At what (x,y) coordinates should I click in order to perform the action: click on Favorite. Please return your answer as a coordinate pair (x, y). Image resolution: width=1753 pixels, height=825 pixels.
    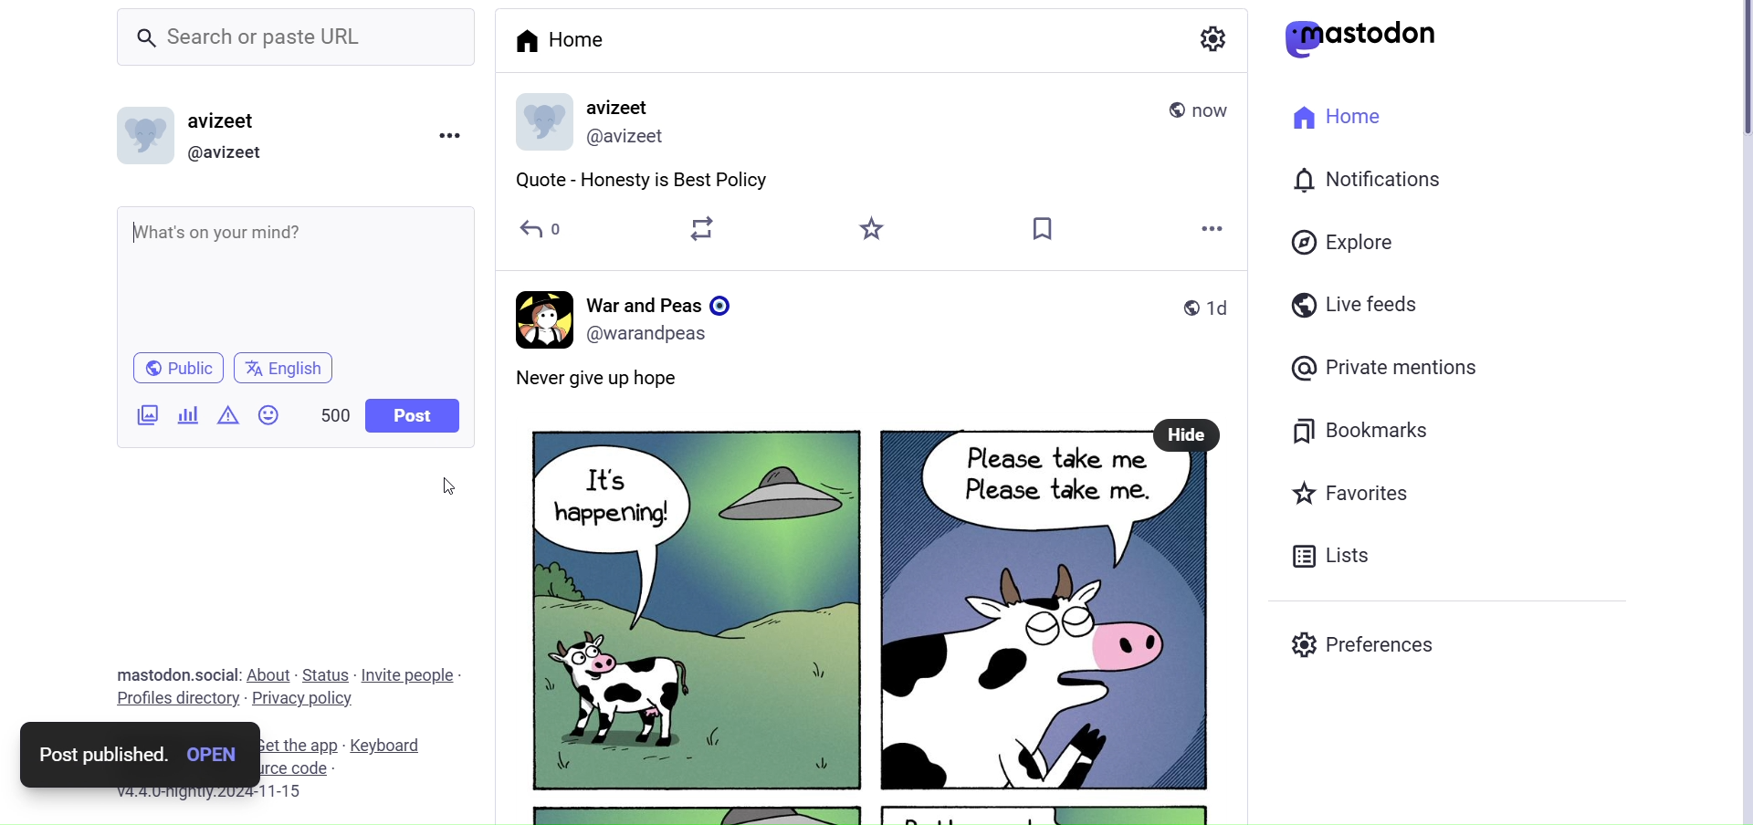
    Looking at the image, I should click on (875, 228).